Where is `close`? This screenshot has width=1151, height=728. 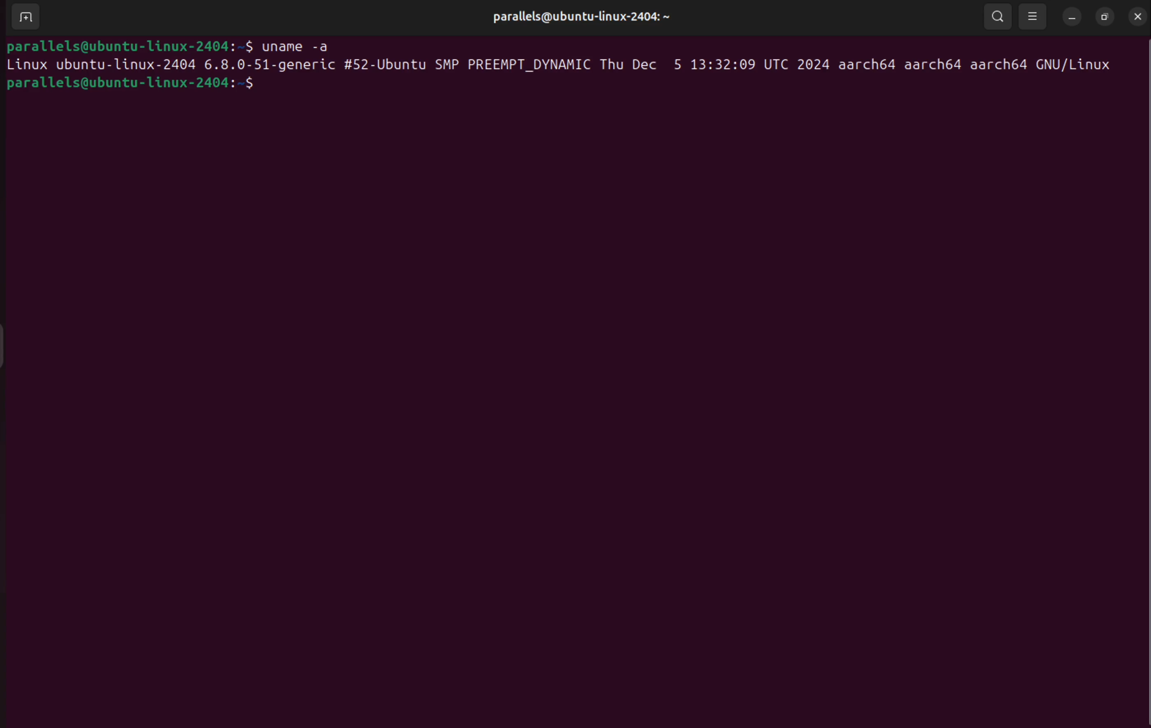 close is located at coordinates (1138, 16).